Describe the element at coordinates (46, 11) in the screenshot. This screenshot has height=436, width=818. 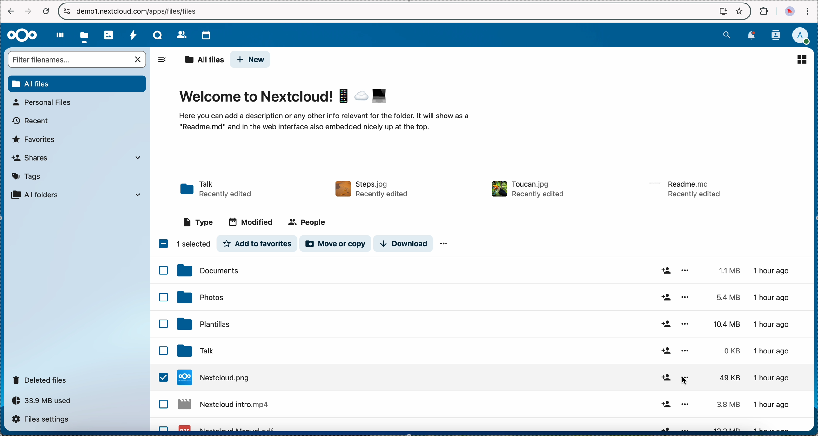
I see `cancel ` at that location.